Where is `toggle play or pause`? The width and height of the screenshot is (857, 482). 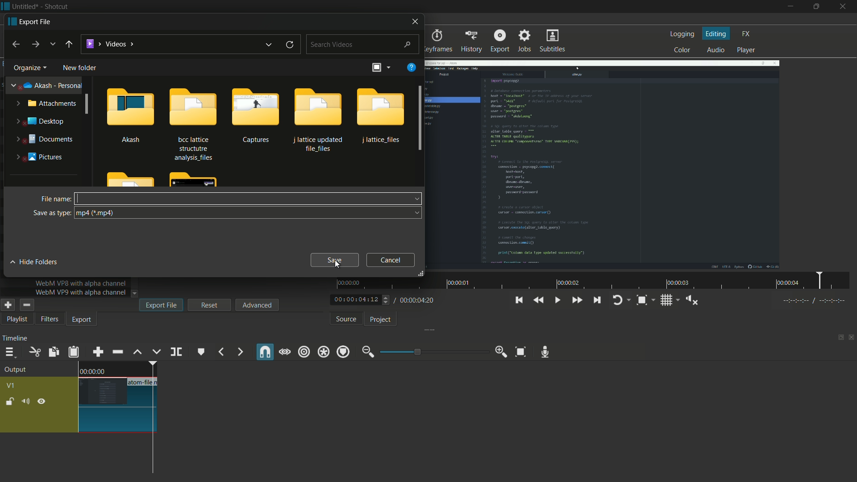 toggle play or pause is located at coordinates (558, 300).